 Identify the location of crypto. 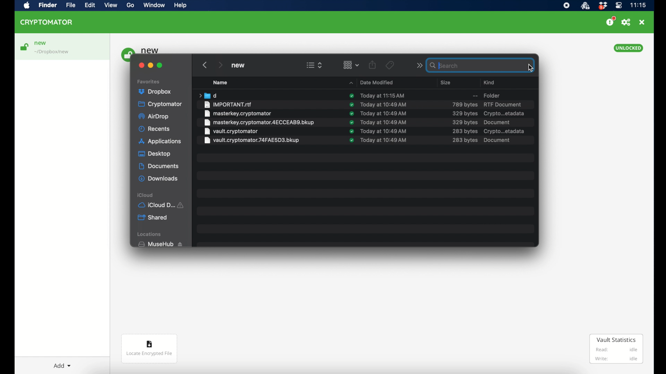
(504, 113).